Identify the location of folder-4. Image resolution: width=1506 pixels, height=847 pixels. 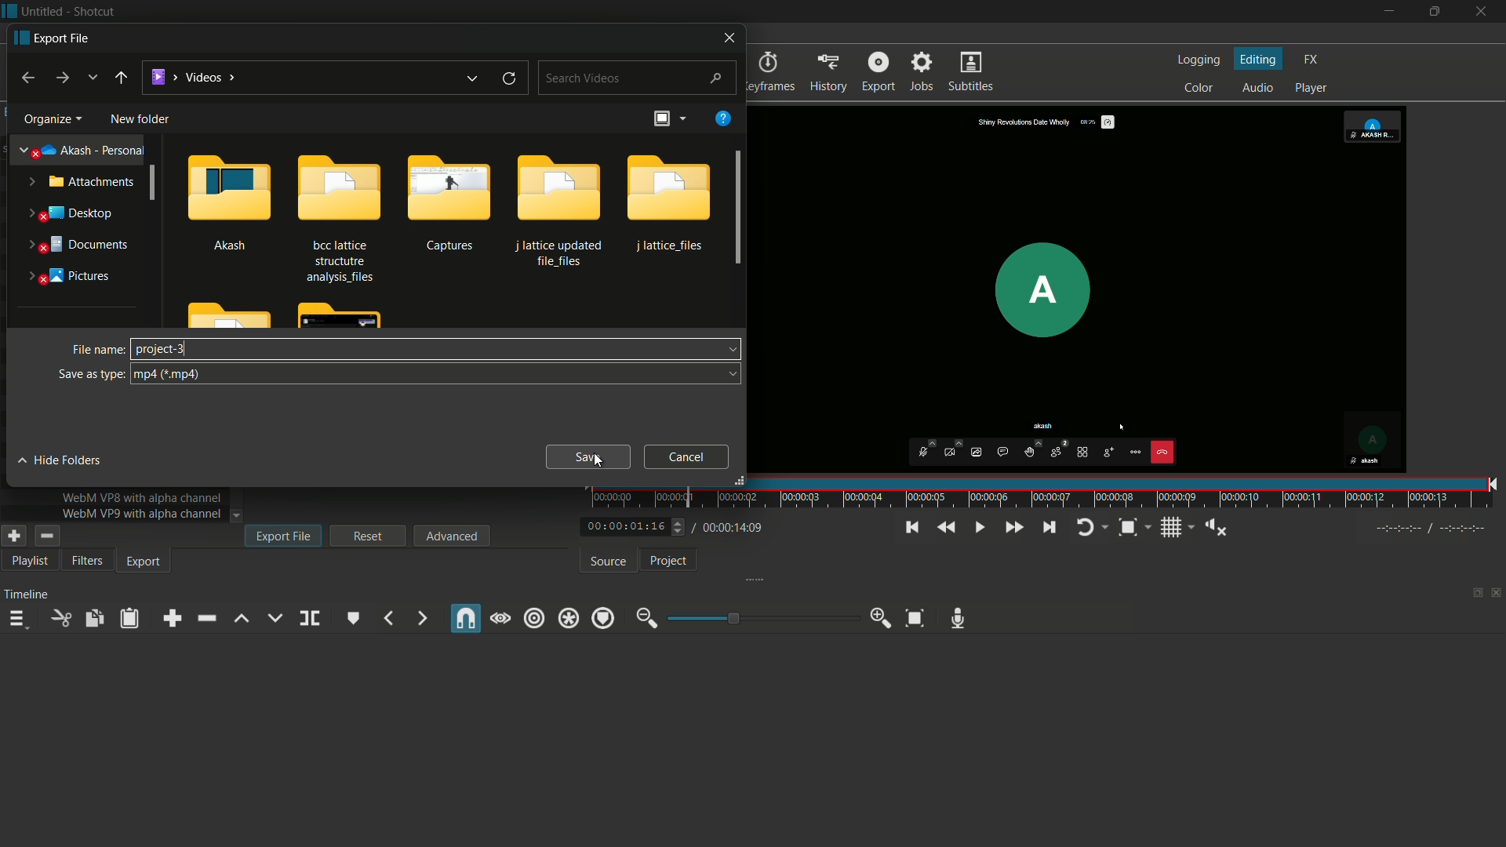
(558, 208).